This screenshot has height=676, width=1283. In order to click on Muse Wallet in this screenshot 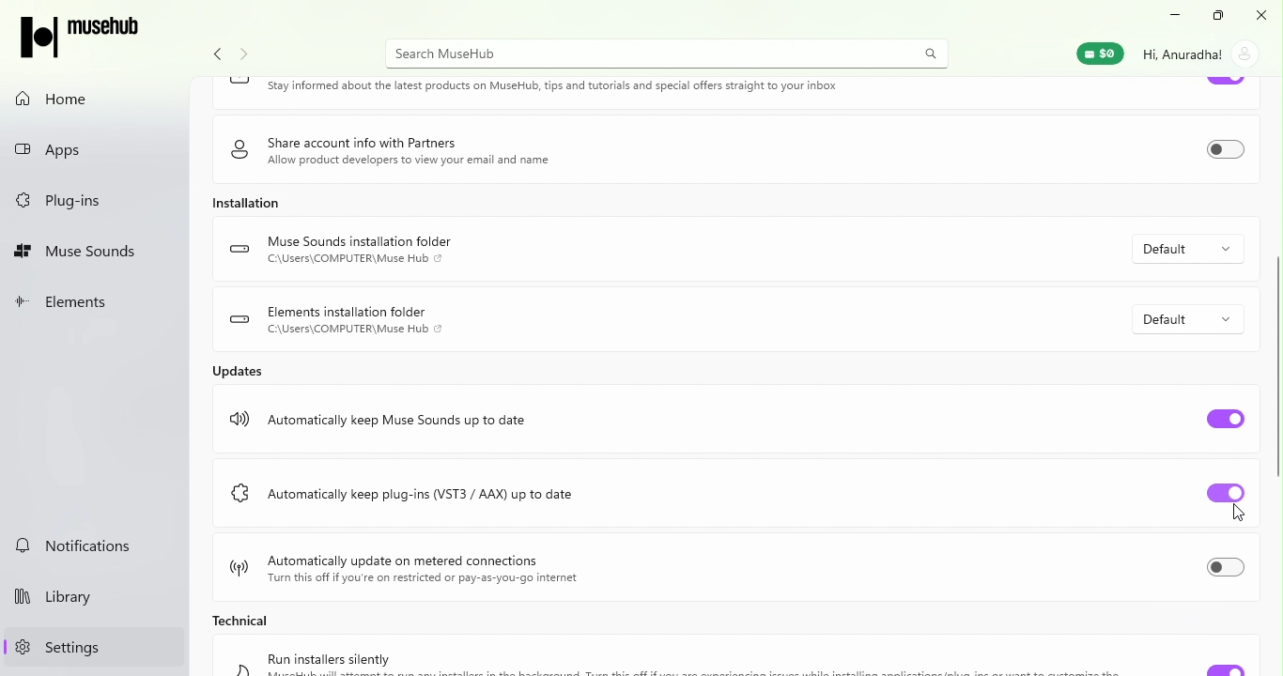, I will do `click(1099, 54)`.